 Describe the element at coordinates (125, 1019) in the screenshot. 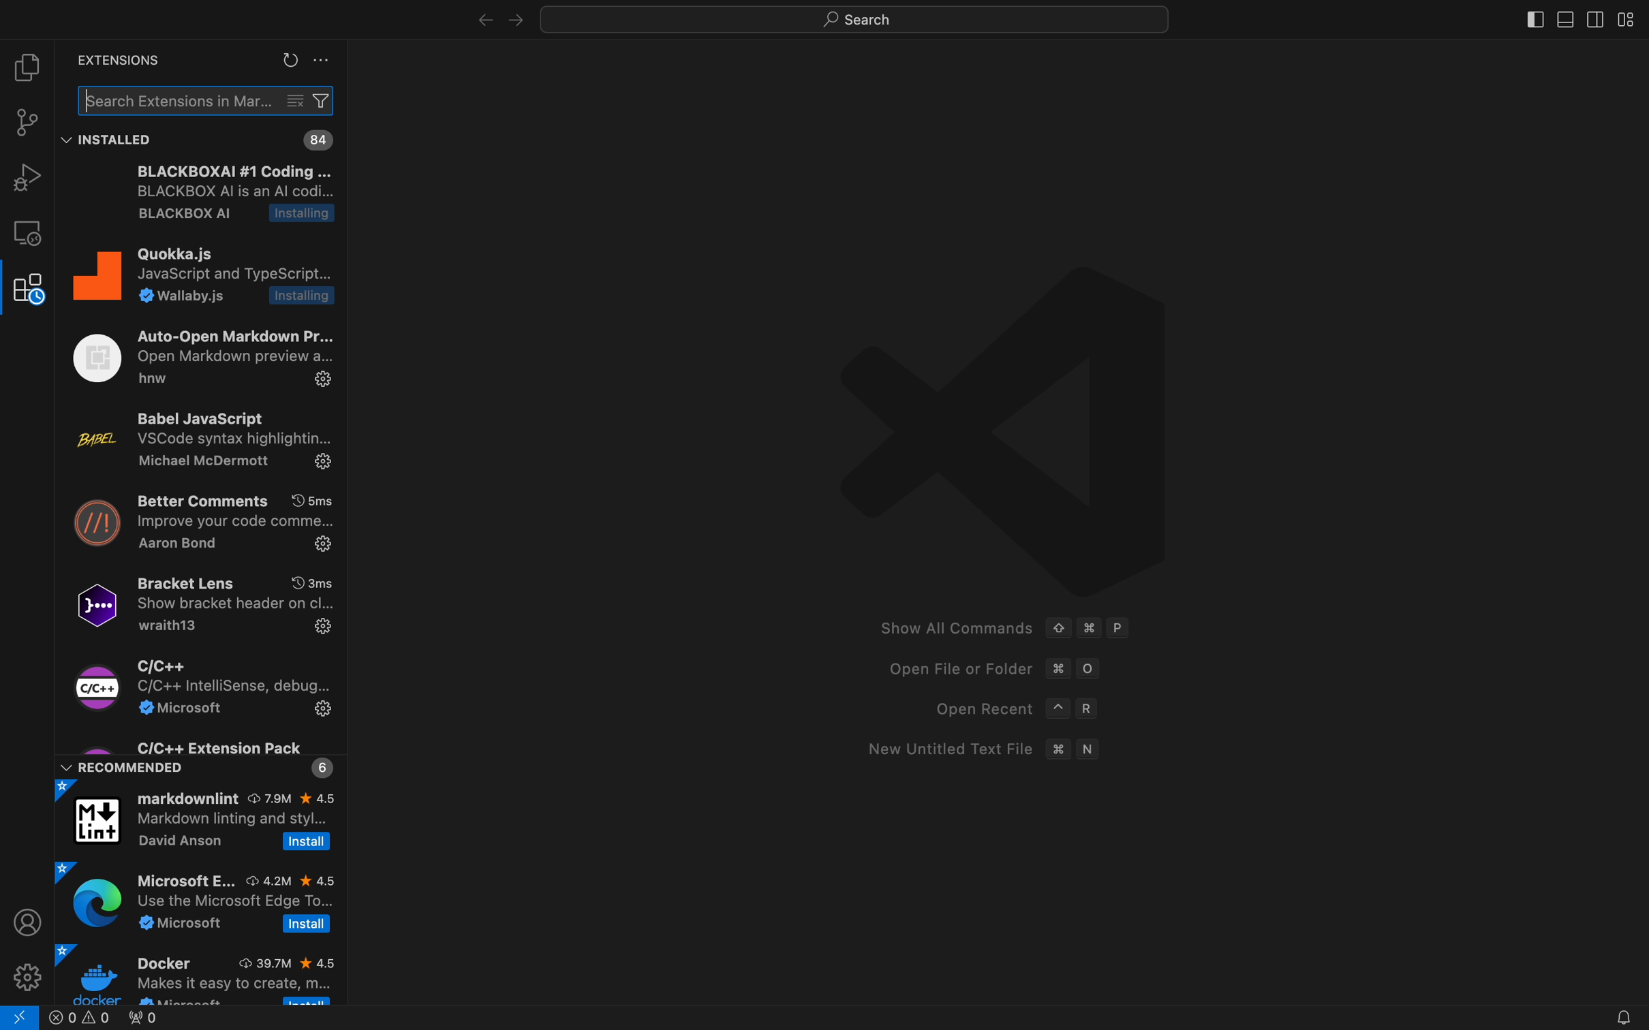

I see `error logs` at that location.